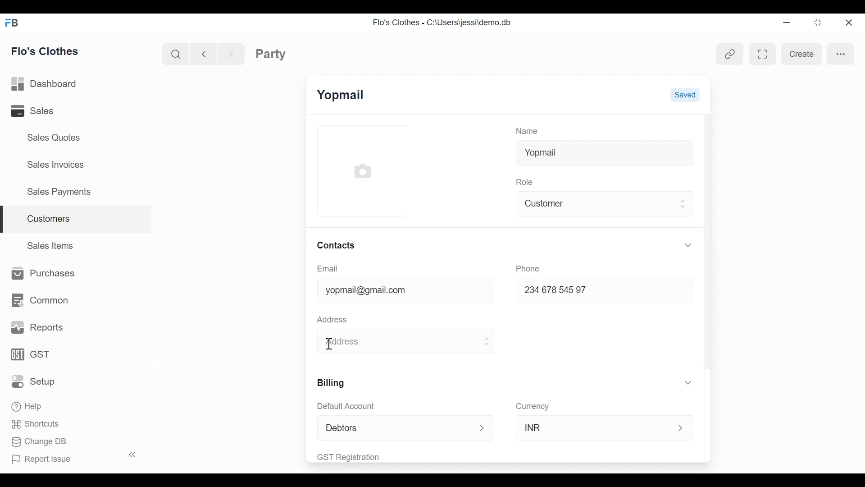 Image resolution: width=865 pixels, height=487 pixels. Describe the element at coordinates (801, 55) in the screenshot. I see `create` at that location.